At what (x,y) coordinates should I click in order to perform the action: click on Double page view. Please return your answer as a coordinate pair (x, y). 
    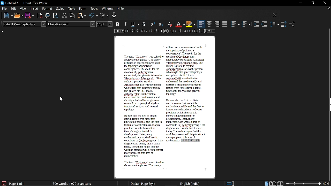
    Looking at the image, I should click on (273, 183).